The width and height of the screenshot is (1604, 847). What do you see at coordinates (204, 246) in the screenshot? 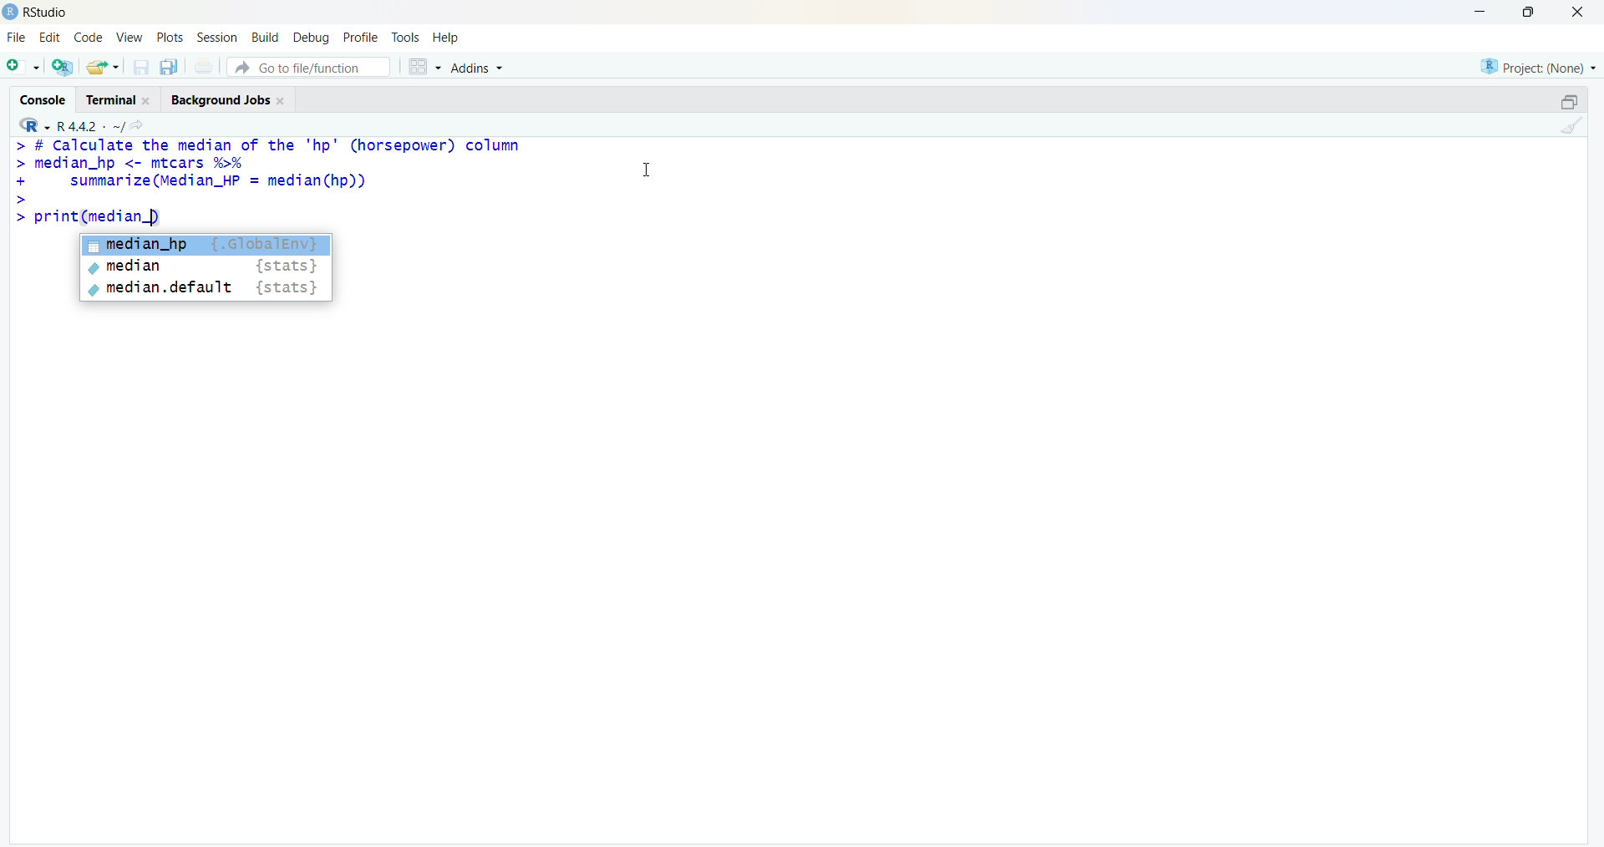
I see `median_hp` at bounding box center [204, 246].